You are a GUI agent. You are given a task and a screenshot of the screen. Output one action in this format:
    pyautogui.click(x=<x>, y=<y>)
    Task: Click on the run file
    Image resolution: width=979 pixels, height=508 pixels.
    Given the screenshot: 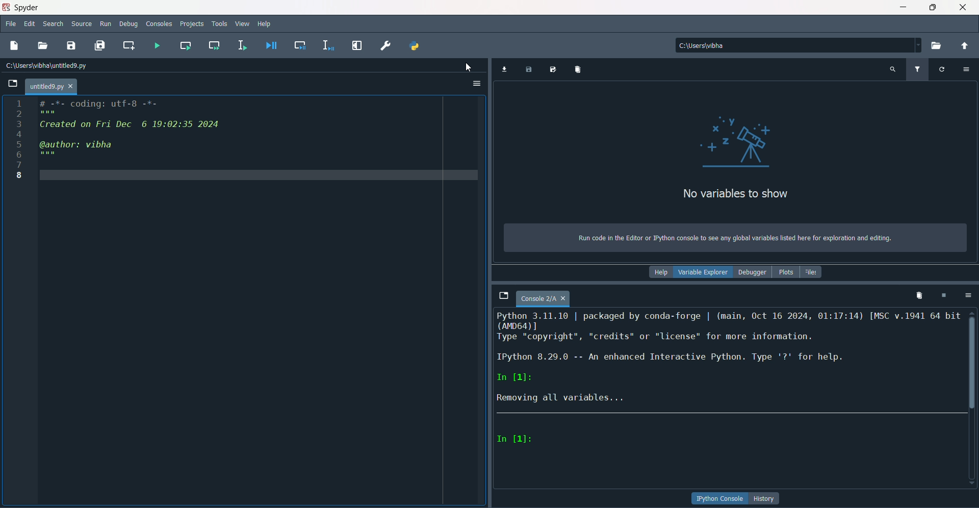 What is the action you would take?
    pyautogui.click(x=155, y=45)
    